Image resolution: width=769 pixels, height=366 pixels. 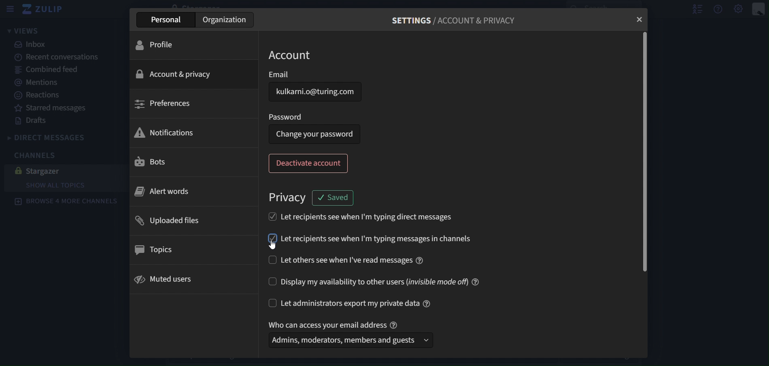 What do you see at coordinates (30, 122) in the screenshot?
I see `drafts` at bounding box center [30, 122].